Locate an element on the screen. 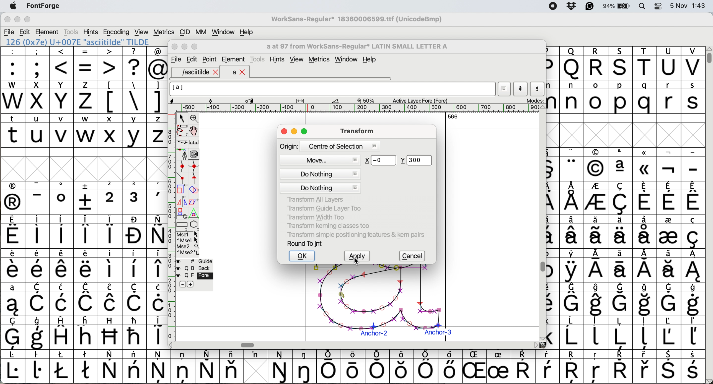  symbol is located at coordinates (572, 198).